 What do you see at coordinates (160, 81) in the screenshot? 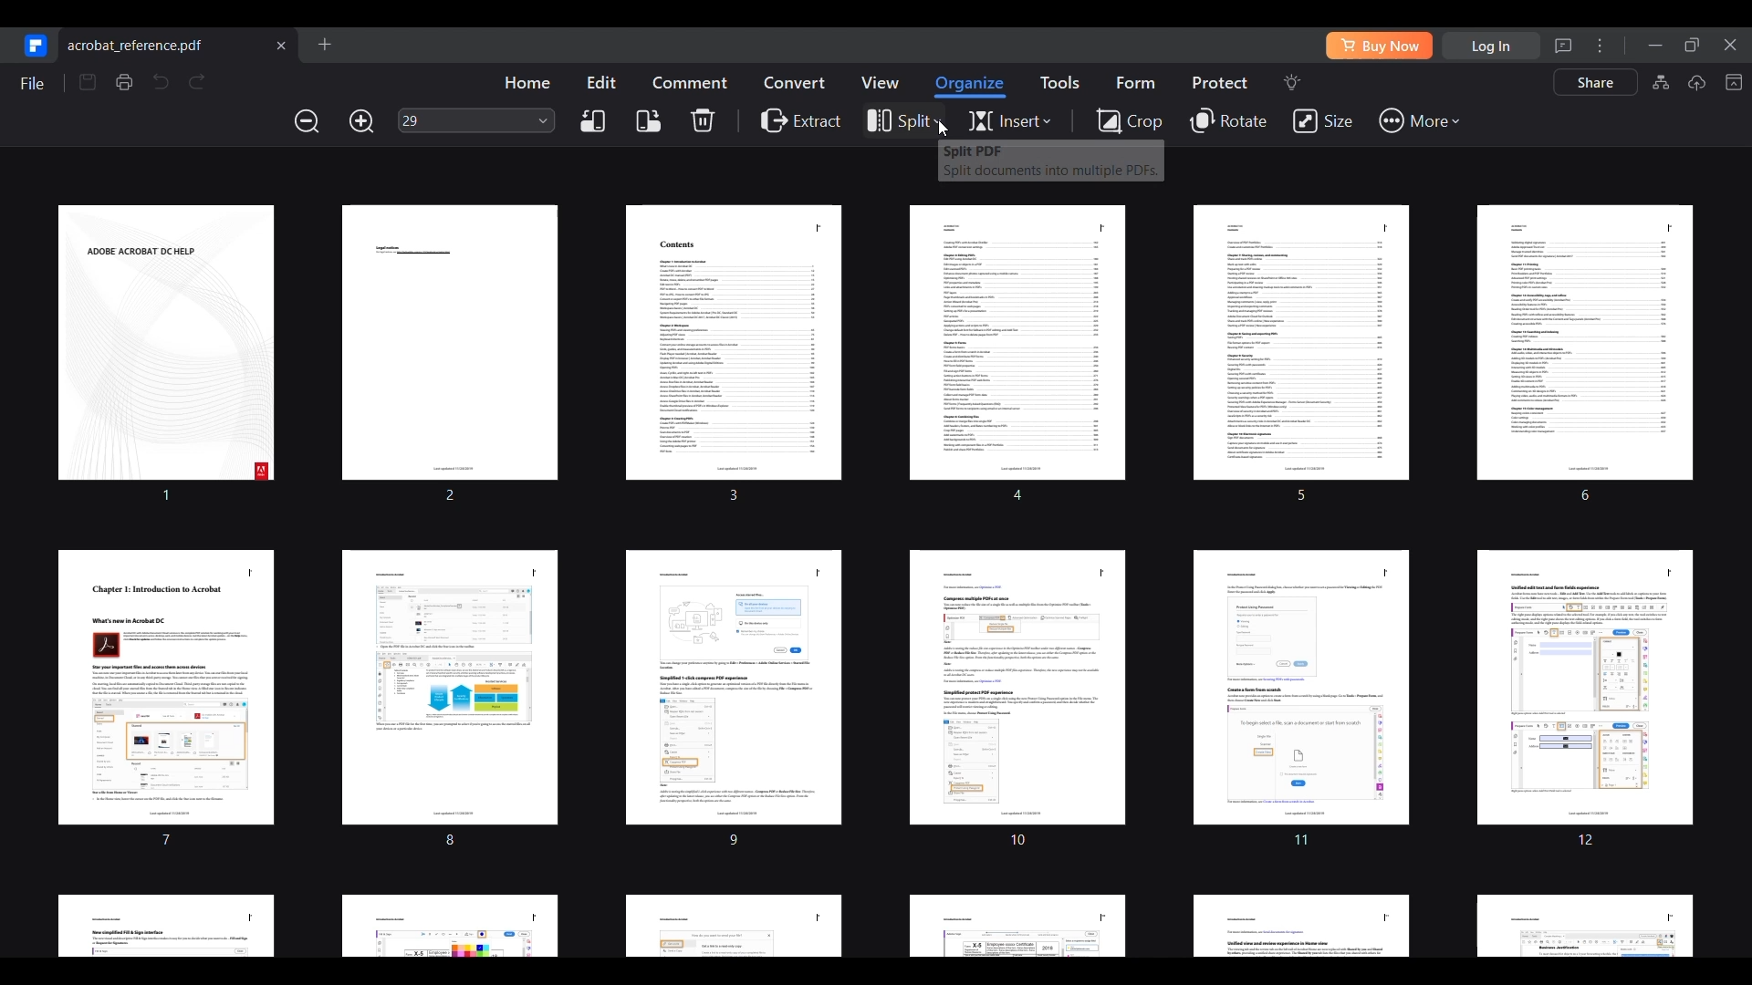
I see `Undo` at bounding box center [160, 81].